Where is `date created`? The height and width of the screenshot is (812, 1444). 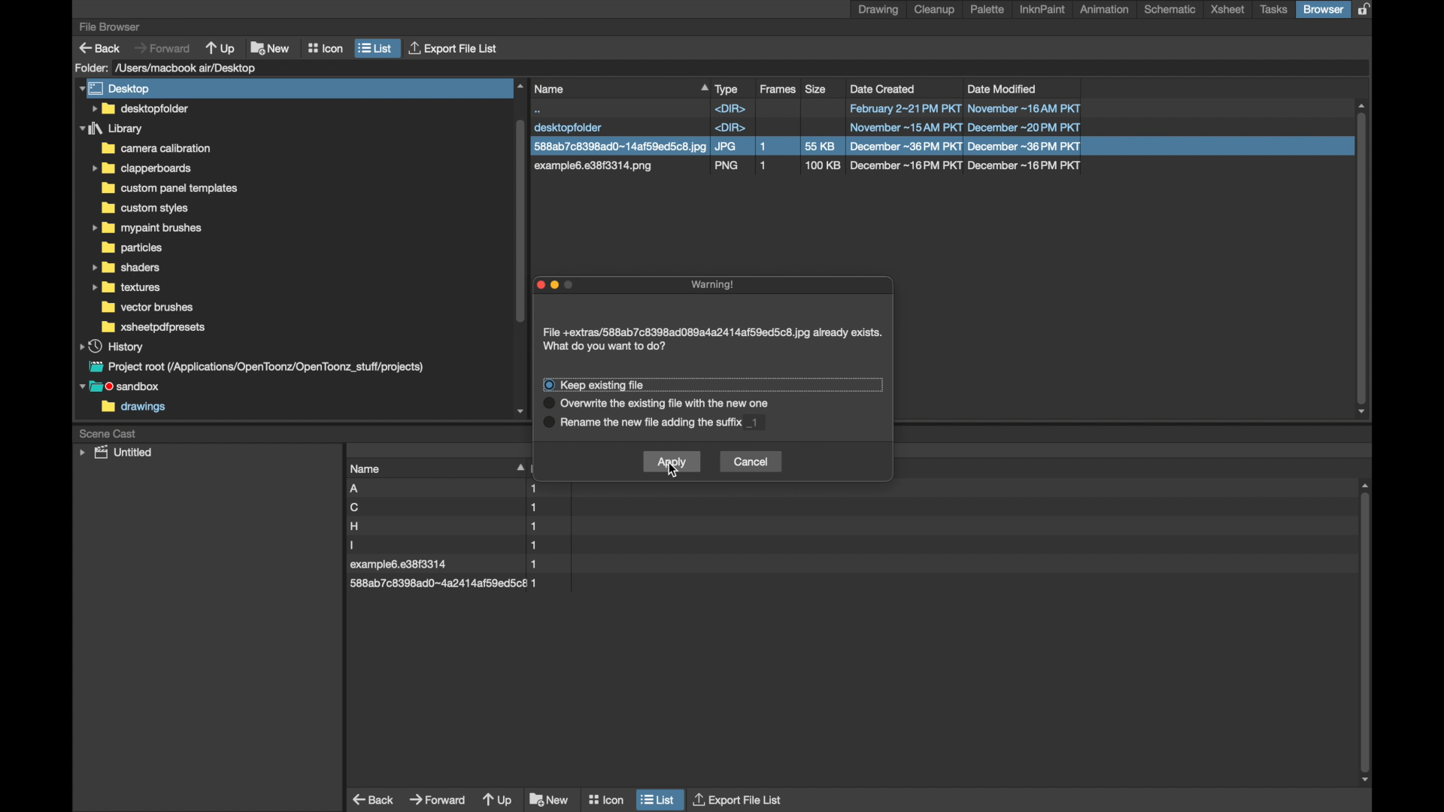 date created is located at coordinates (884, 89).